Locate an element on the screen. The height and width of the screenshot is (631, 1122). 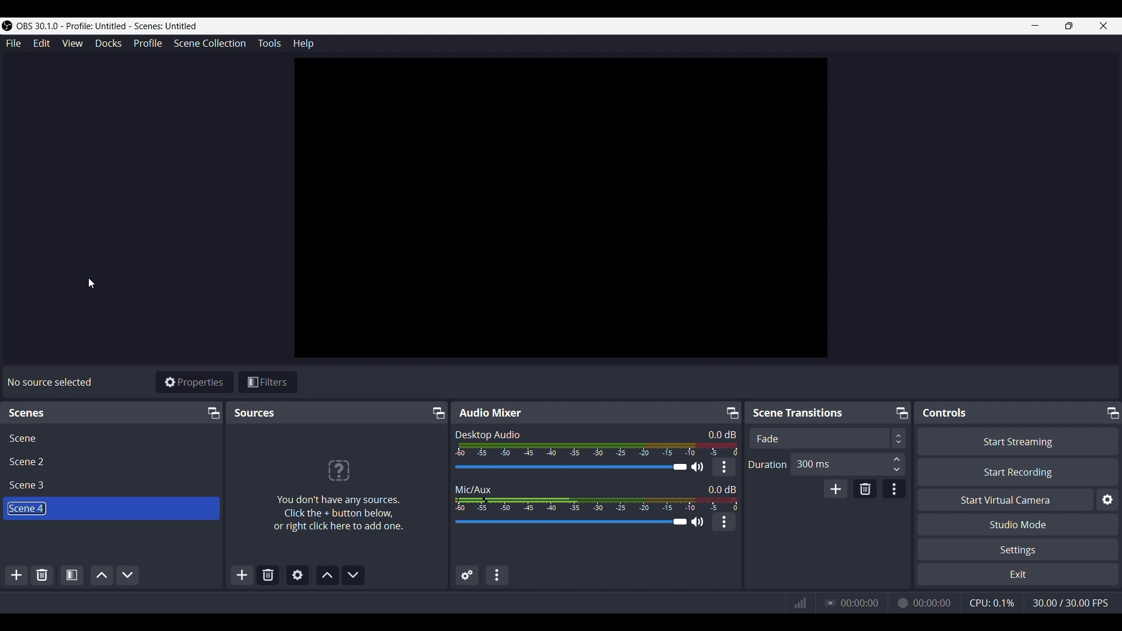
Audio Level Indicator is located at coordinates (722, 488).